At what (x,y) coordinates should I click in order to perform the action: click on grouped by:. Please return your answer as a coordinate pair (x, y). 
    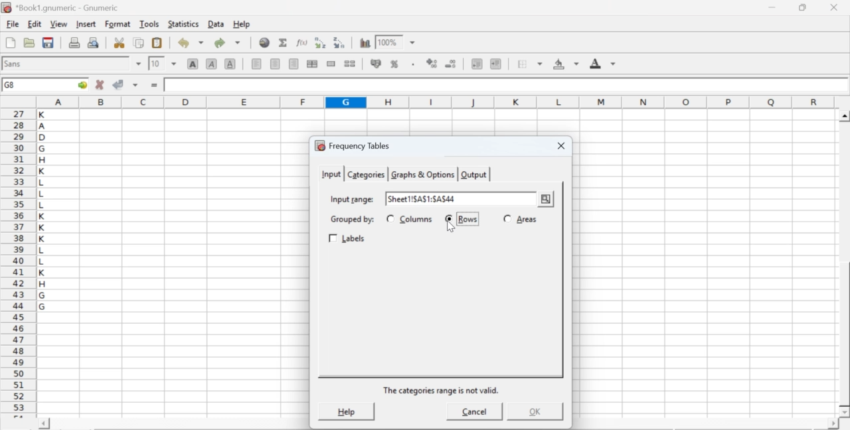
    Looking at the image, I should click on (351, 220).